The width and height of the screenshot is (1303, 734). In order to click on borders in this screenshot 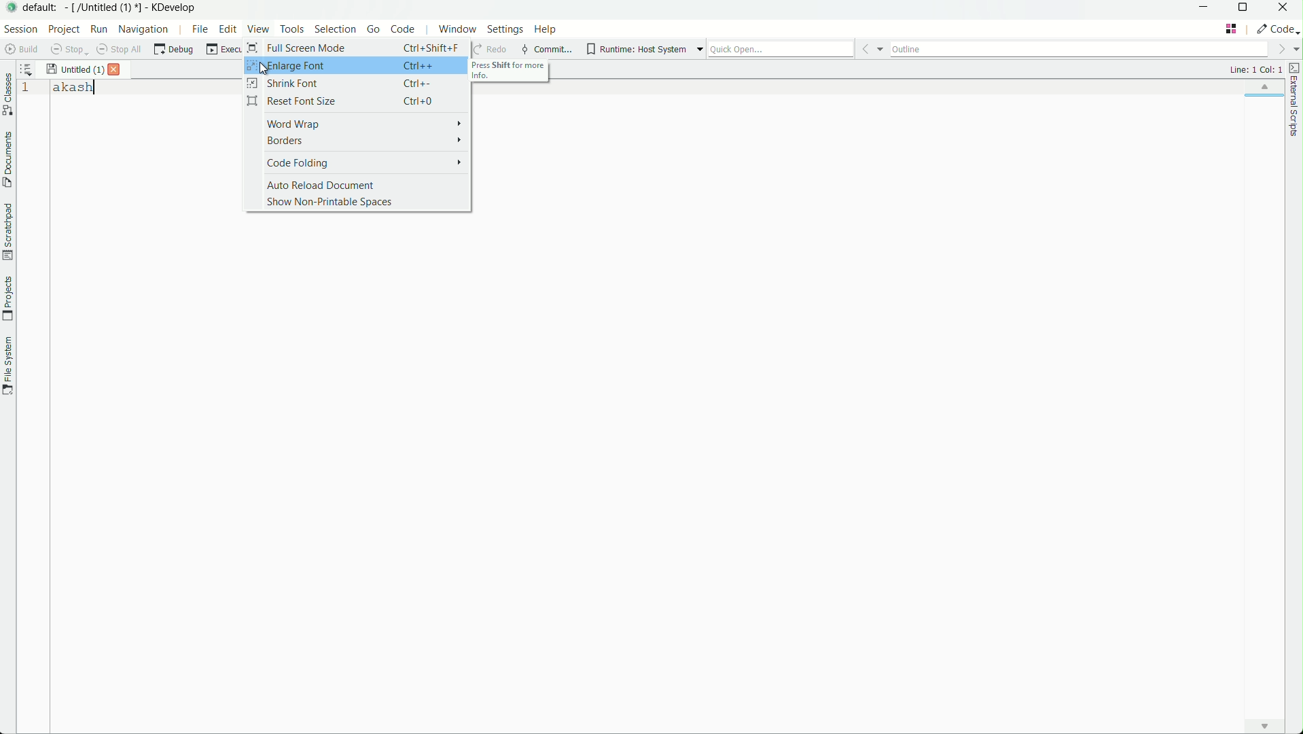, I will do `click(357, 141)`.